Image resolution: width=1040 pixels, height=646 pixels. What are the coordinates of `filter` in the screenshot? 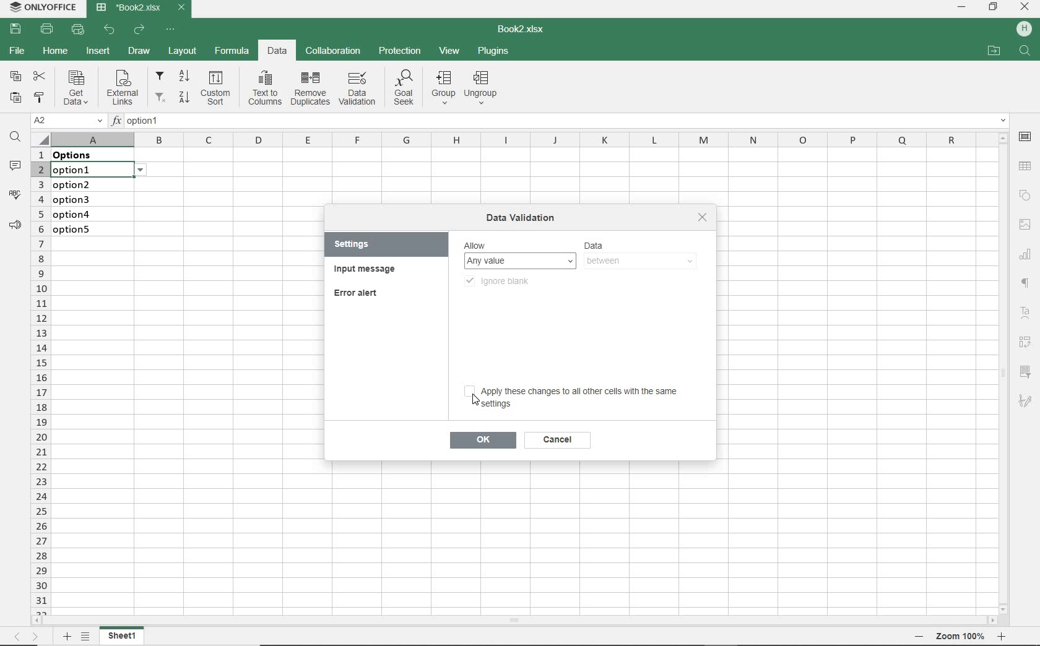 It's located at (1028, 369).